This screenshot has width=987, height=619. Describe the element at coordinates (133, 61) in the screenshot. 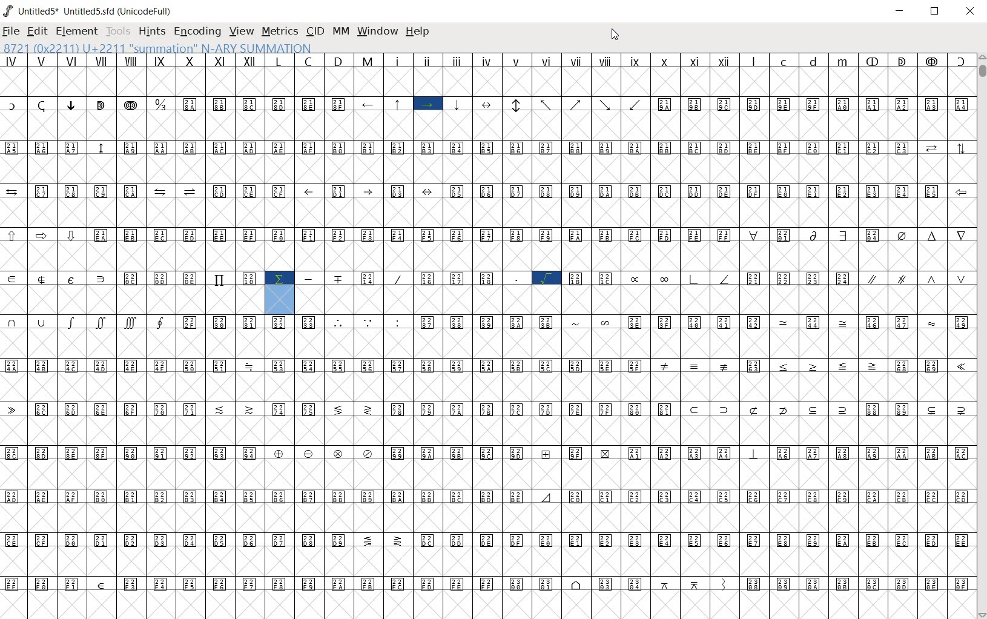

I see `roman numerals` at that location.